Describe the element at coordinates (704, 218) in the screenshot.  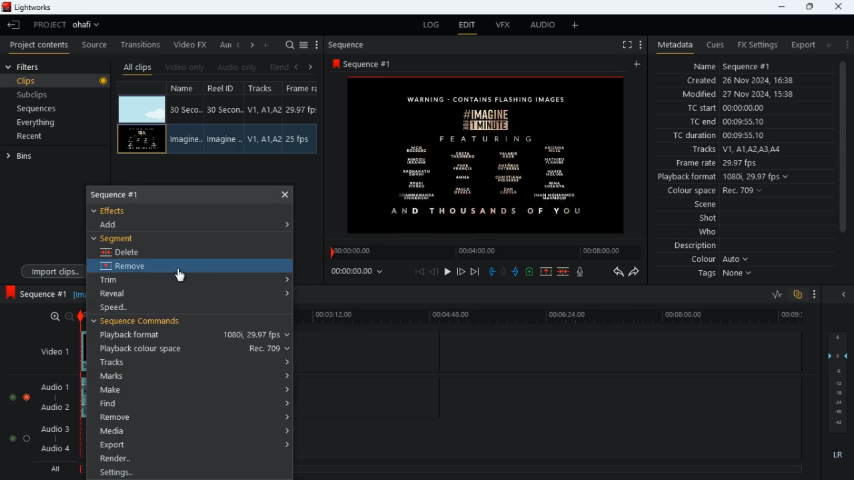
I see `shot` at that location.